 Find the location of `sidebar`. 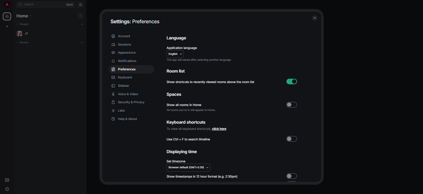

sidebar is located at coordinates (121, 86).